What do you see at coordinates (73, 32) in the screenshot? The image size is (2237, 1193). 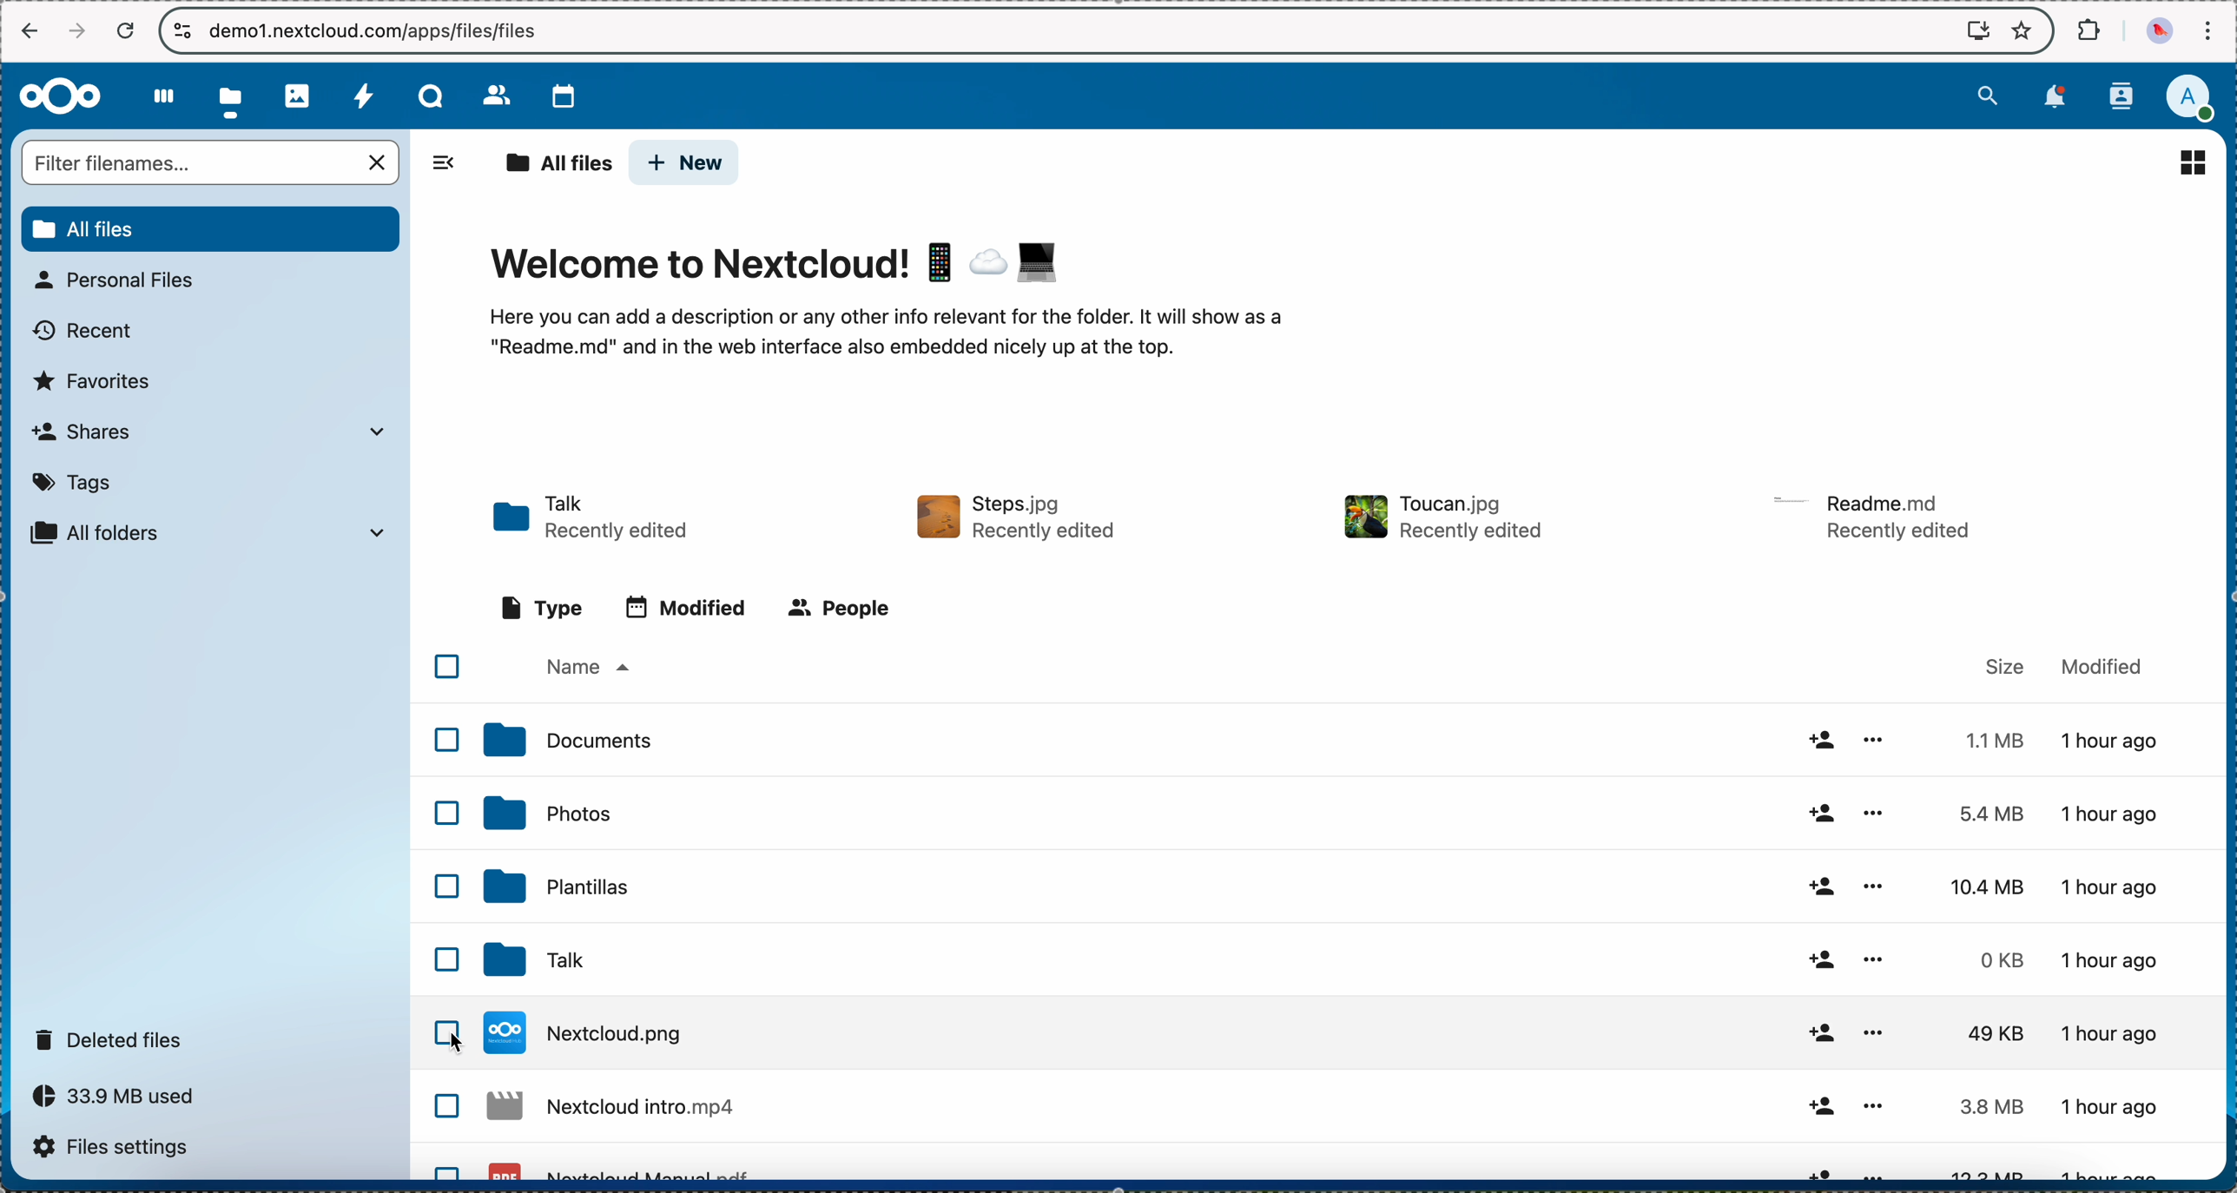 I see `navigate foward` at bounding box center [73, 32].